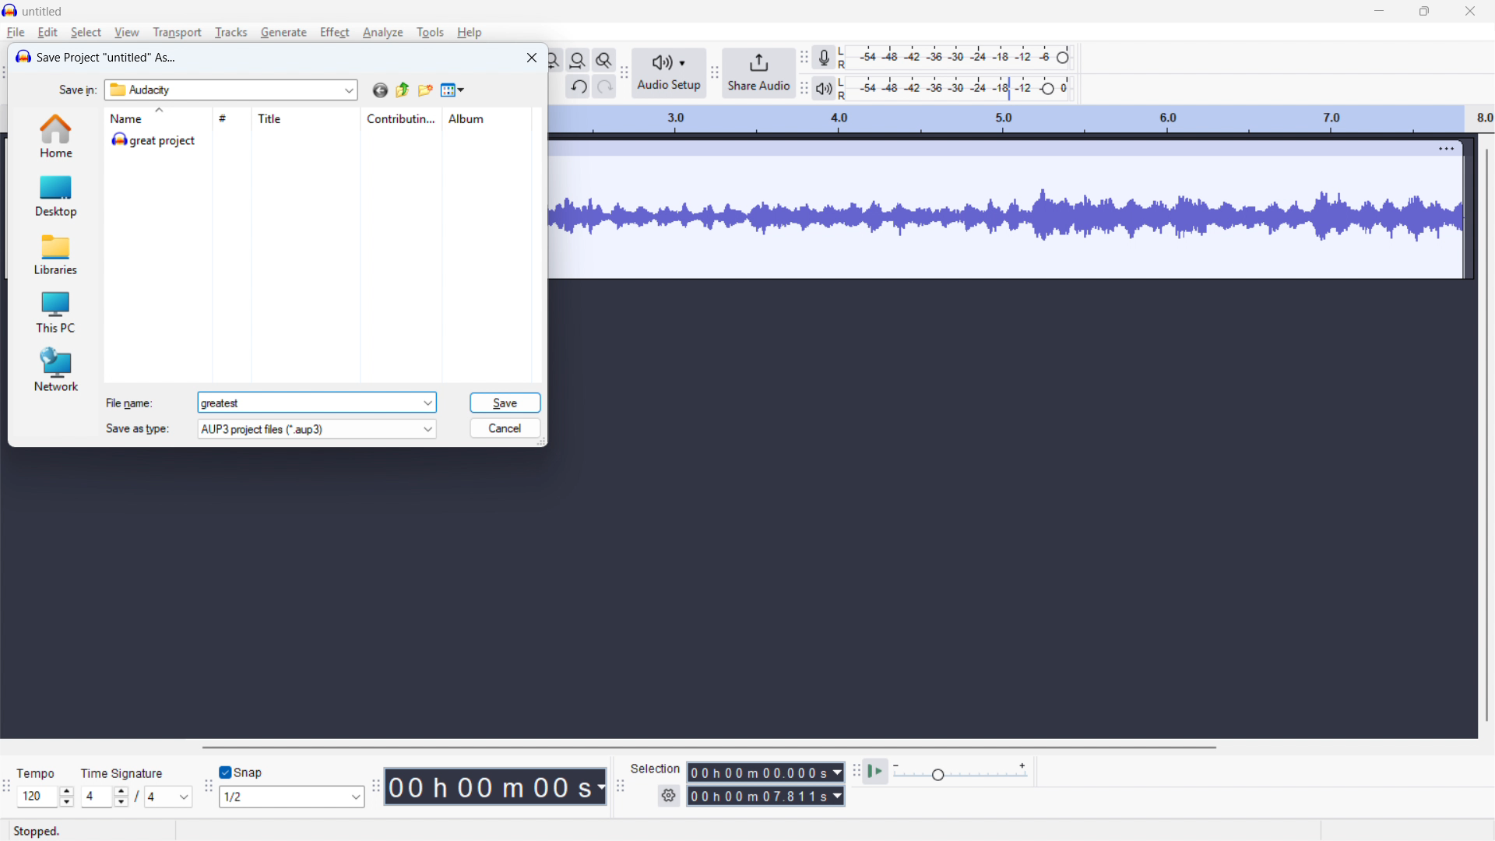 This screenshot has height=841, width=1495. I want to click on share audio toolbar, so click(714, 74).